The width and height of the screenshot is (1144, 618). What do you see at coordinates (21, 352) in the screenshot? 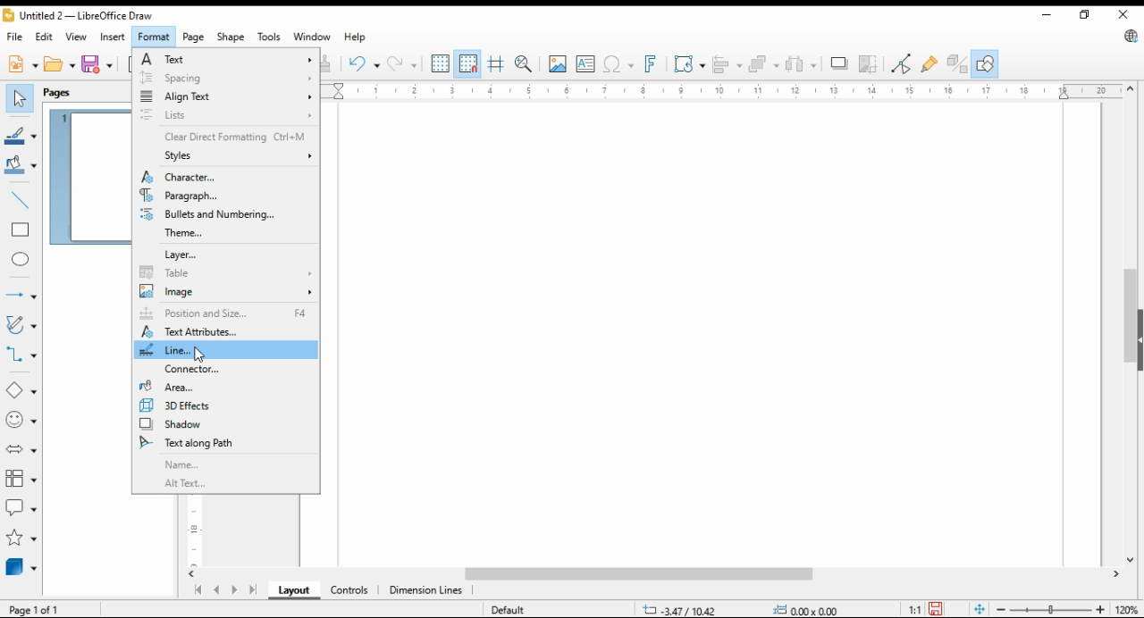
I see `connectors` at bounding box center [21, 352].